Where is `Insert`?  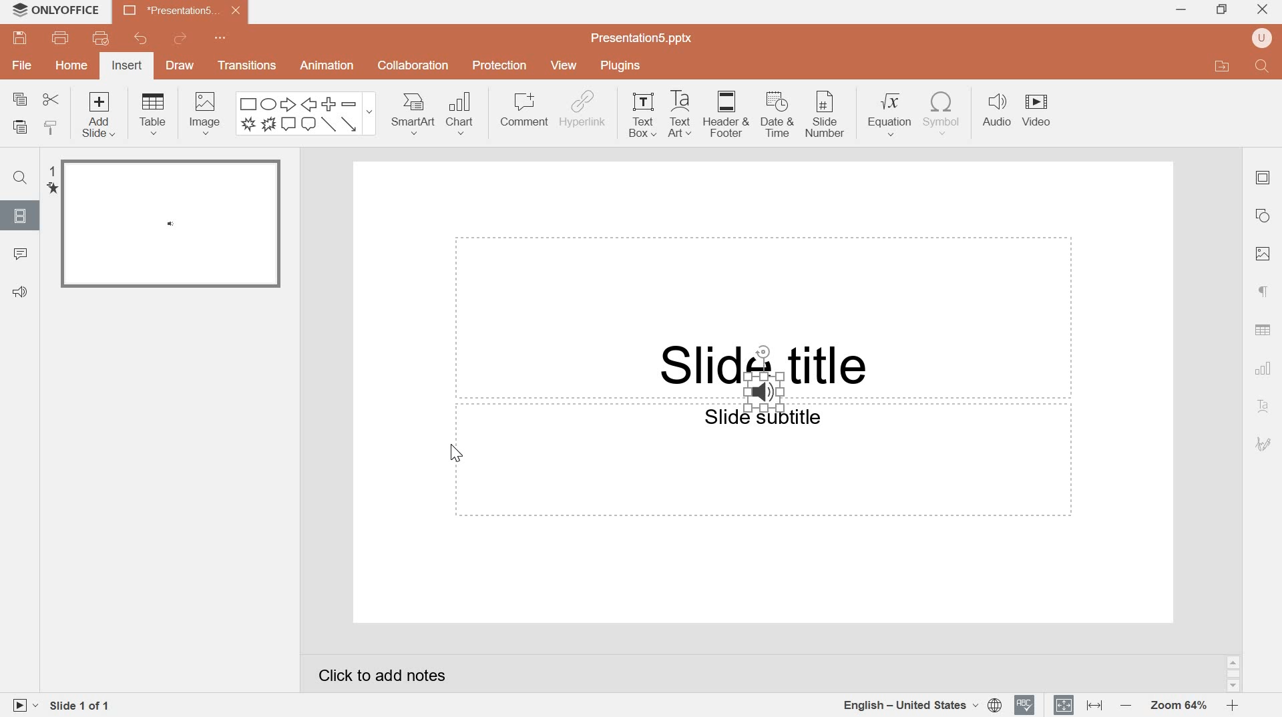
Insert is located at coordinates (127, 65).